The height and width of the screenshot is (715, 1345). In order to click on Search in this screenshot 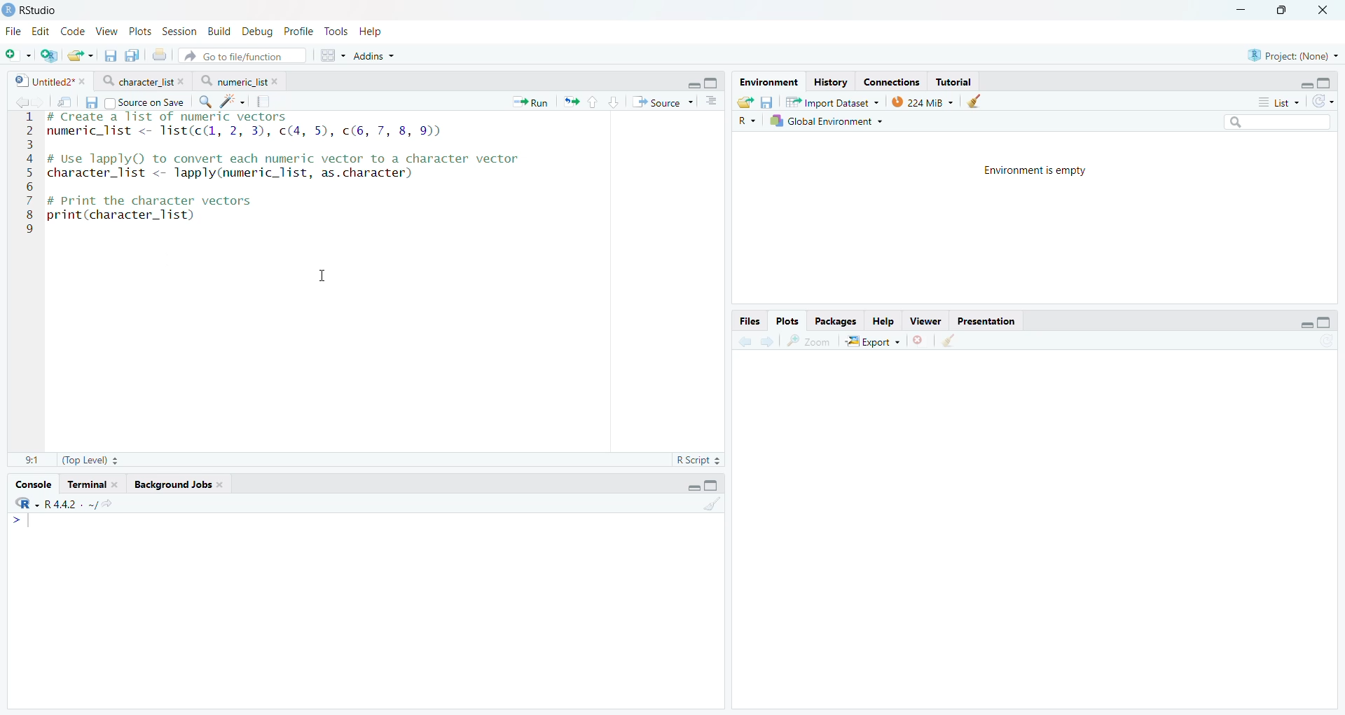, I will do `click(1277, 121)`.